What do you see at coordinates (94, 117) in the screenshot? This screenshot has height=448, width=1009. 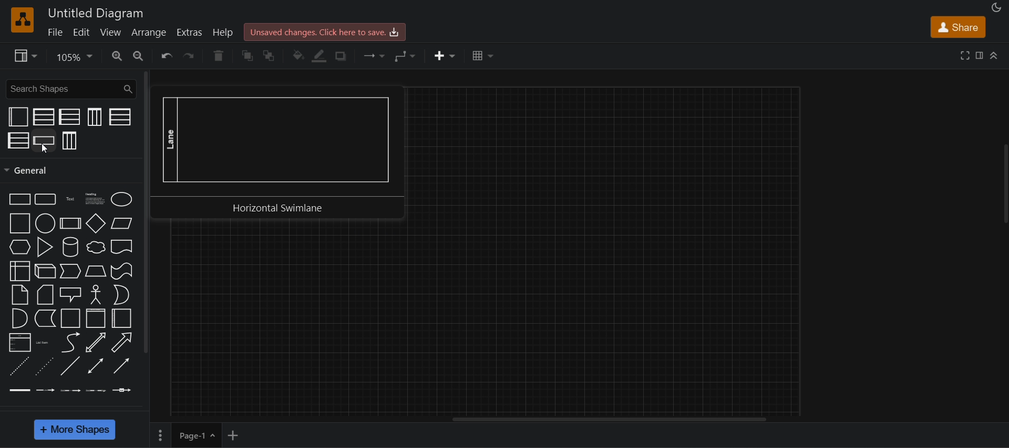 I see `vertical pool 1` at bounding box center [94, 117].